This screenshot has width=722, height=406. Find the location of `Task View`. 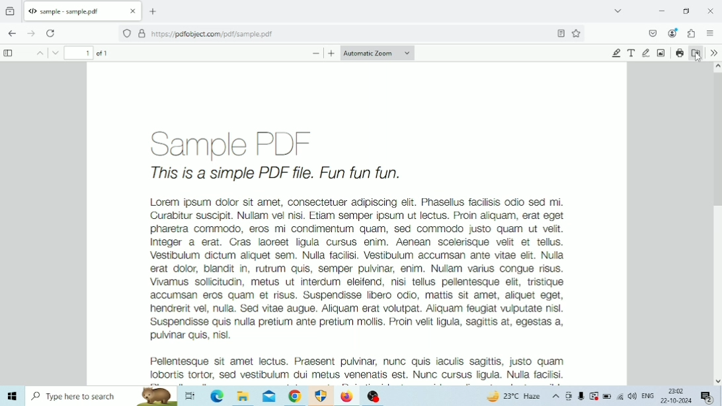

Task View is located at coordinates (189, 395).